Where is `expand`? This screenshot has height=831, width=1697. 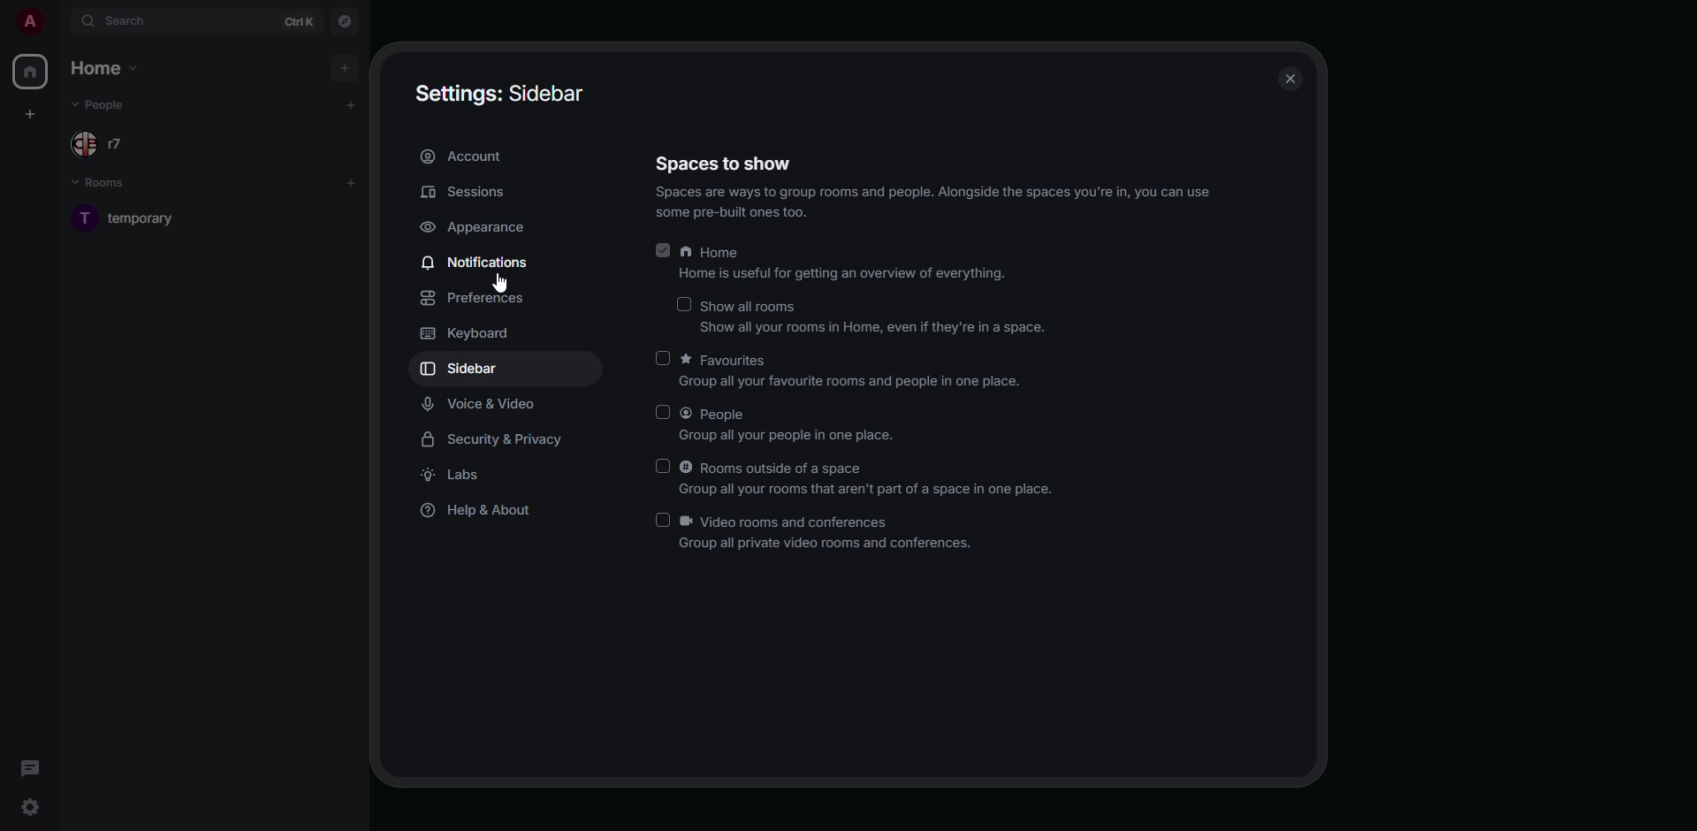 expand is located at coordinates (59, 20).